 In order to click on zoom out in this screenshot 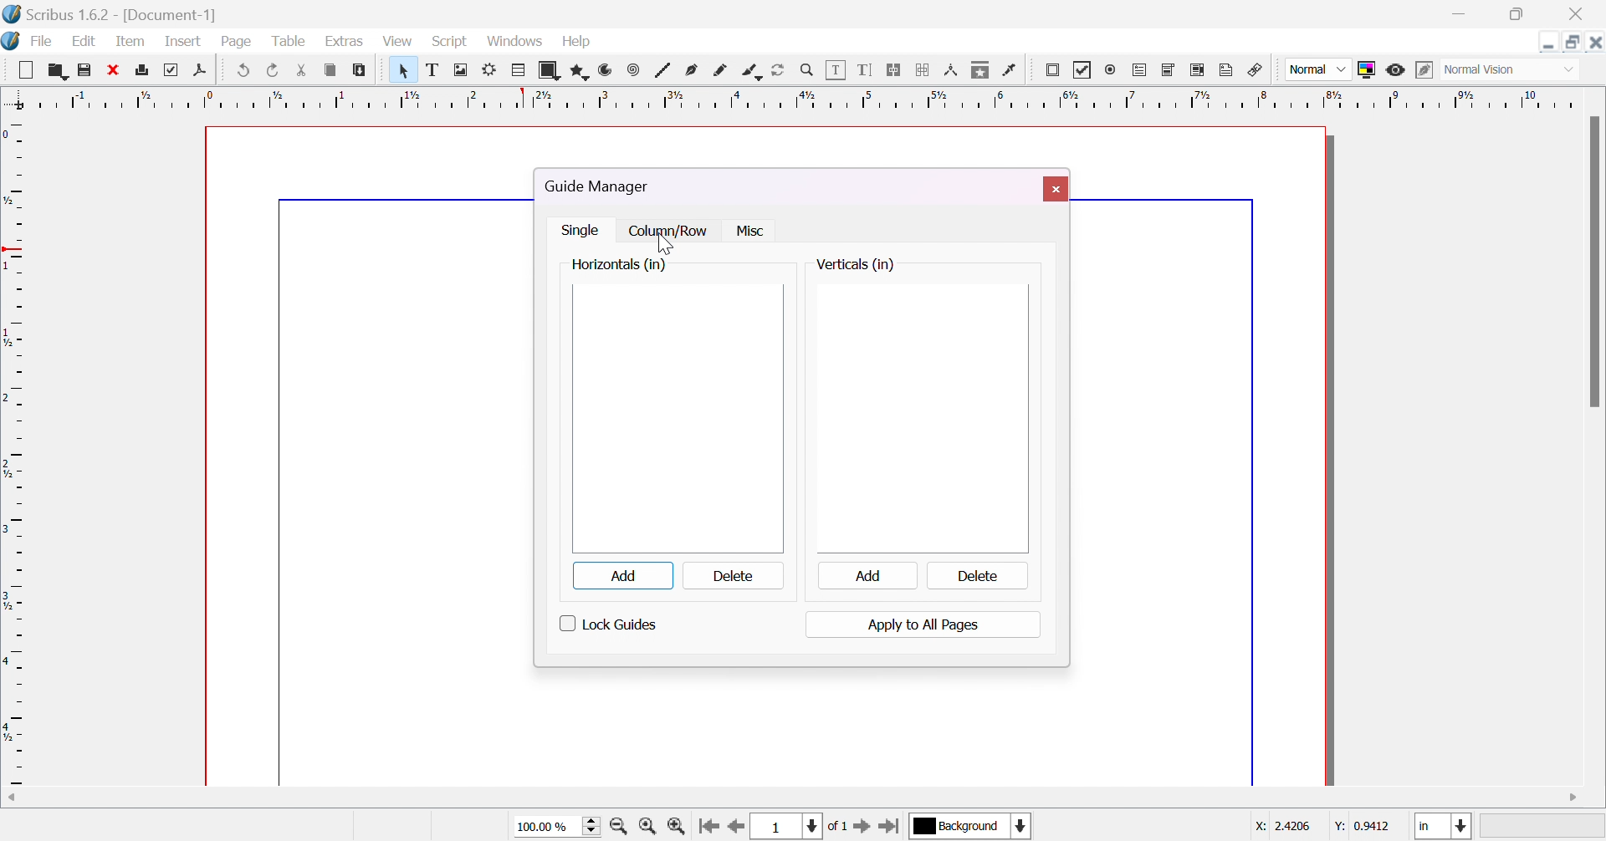, I will do `click(621, 825)`.